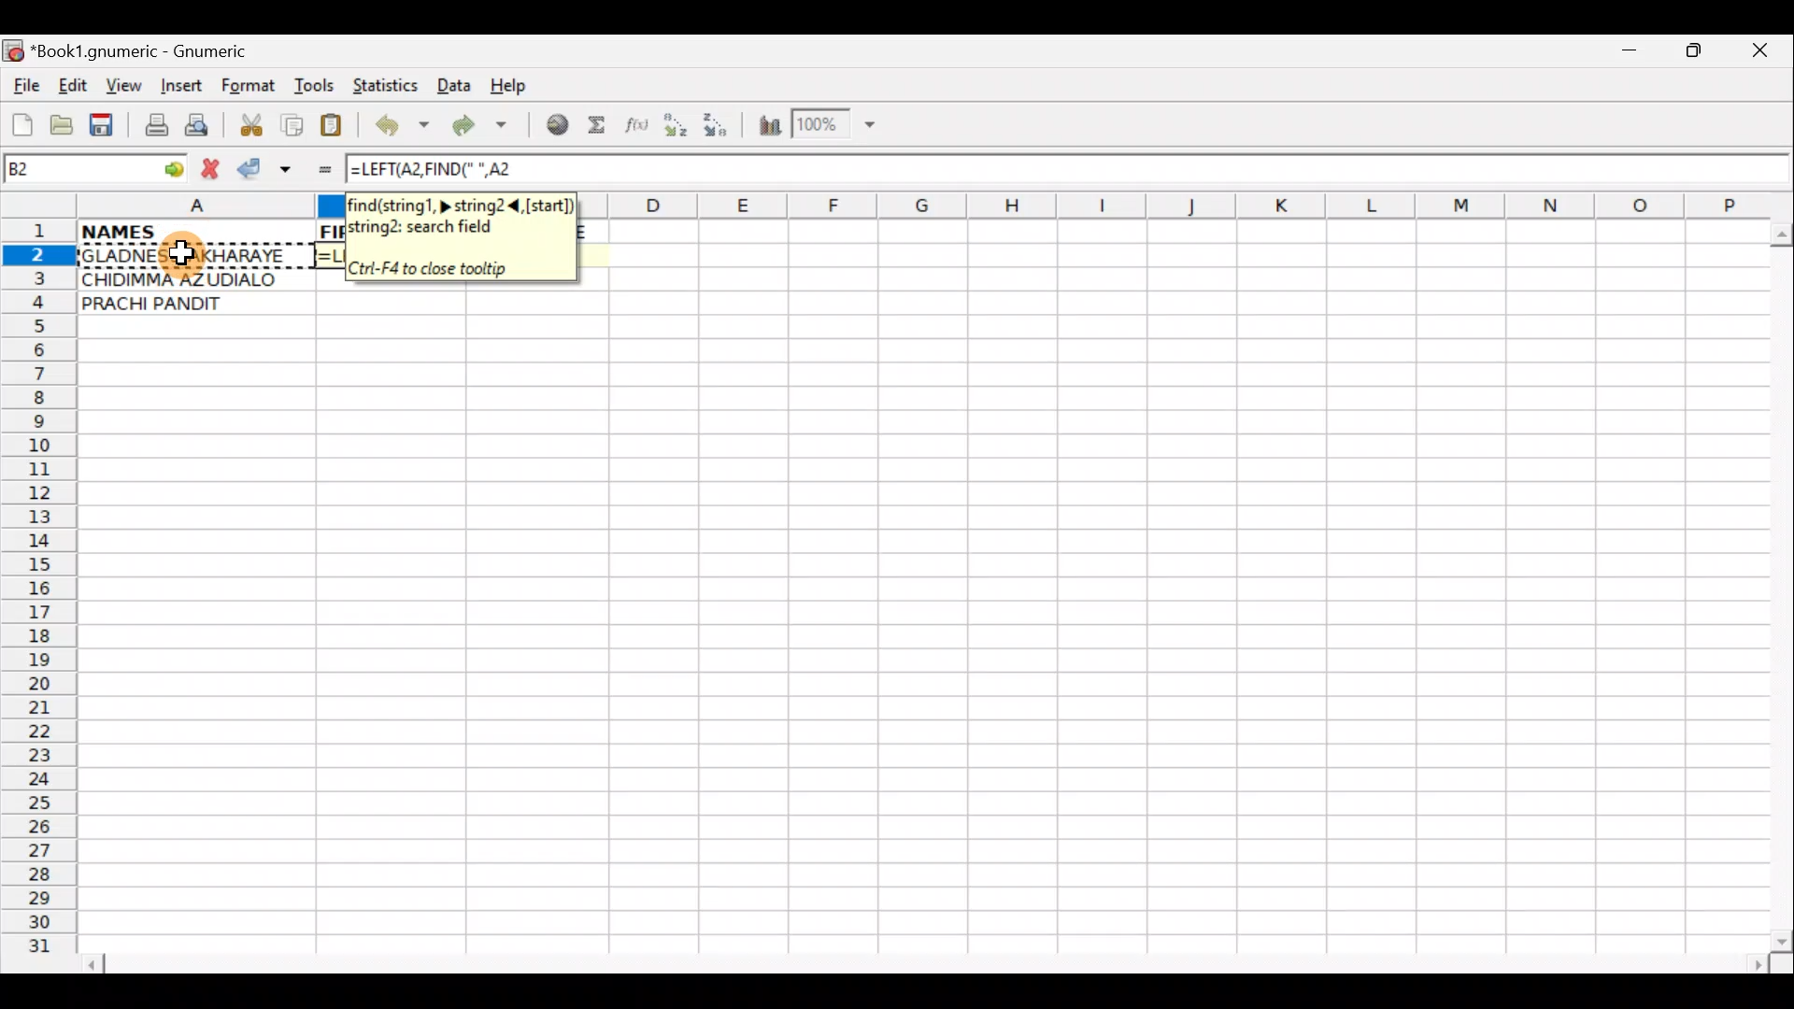  I want to click on Print file, so click(151, 127).